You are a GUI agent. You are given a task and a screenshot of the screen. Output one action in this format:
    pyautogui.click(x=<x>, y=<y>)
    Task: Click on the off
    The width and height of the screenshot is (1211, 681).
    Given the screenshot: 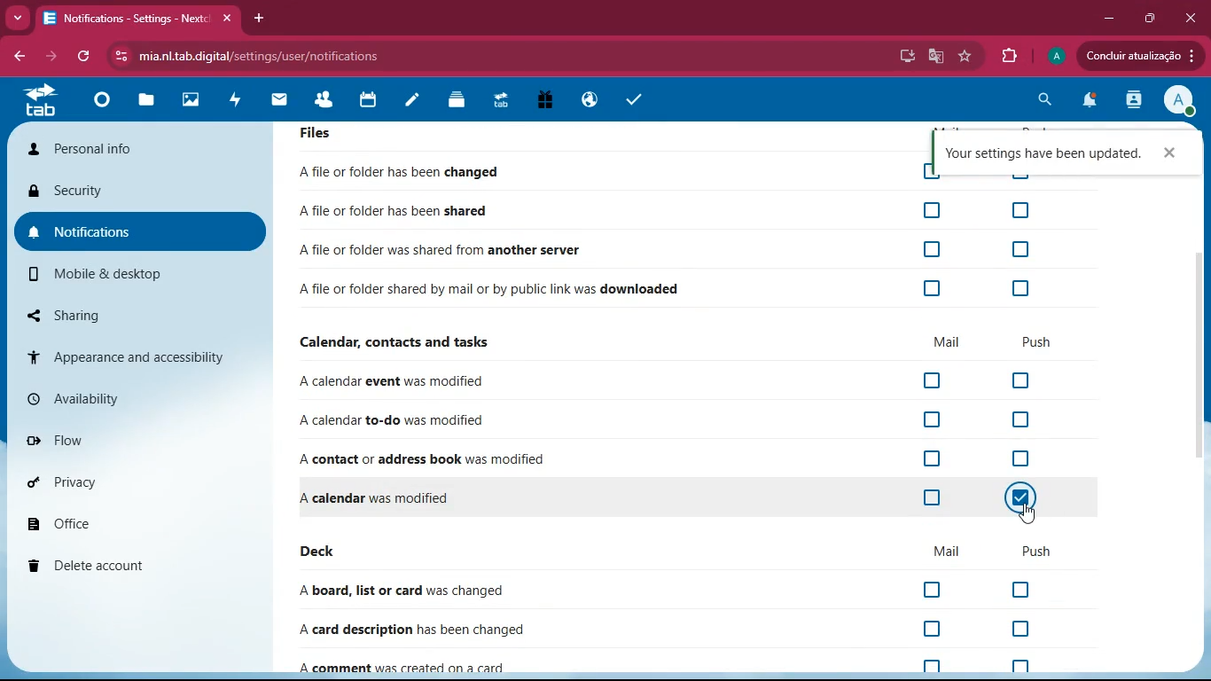 What is the action you would take?
    pyautogui.click(x=927, y=630)
    